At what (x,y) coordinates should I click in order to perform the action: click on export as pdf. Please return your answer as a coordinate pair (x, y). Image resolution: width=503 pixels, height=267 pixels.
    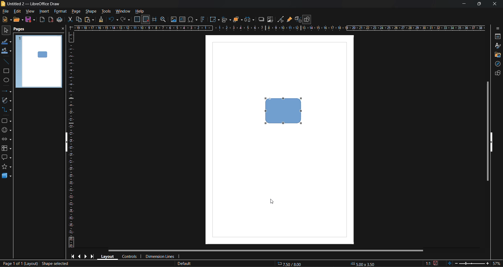
    Looking at the image, I should click on (51, 19).